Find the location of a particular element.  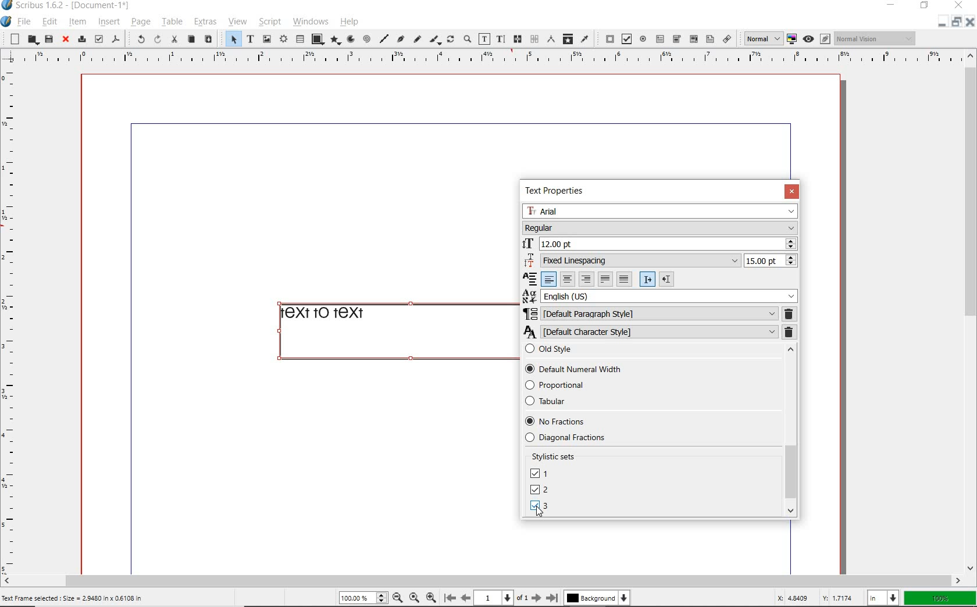

REMOVE is located at coordinates (790, 323).